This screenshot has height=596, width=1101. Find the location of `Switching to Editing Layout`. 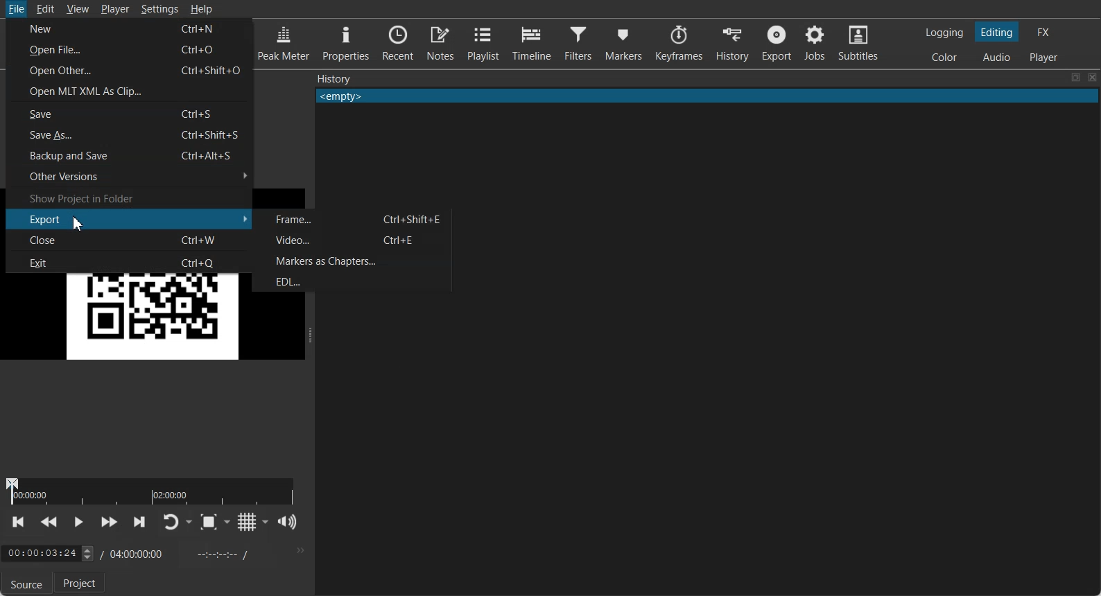

Switching to Editing Layout is located at coordinates (996, 32).